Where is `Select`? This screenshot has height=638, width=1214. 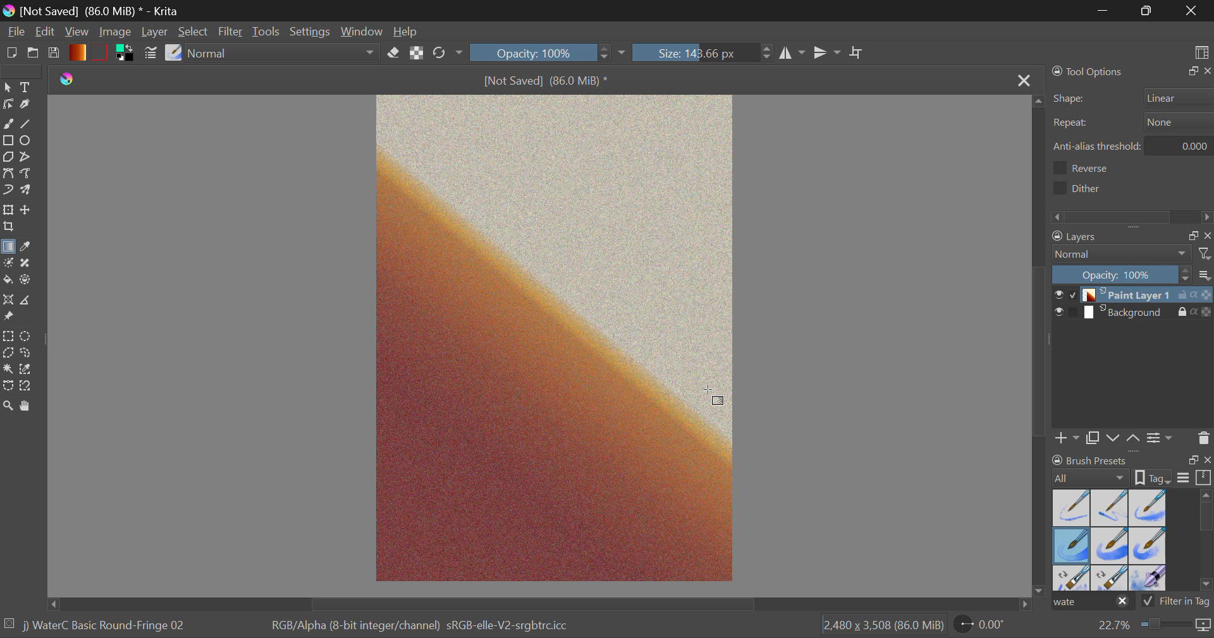 Select is located at coordinates (8, 88).